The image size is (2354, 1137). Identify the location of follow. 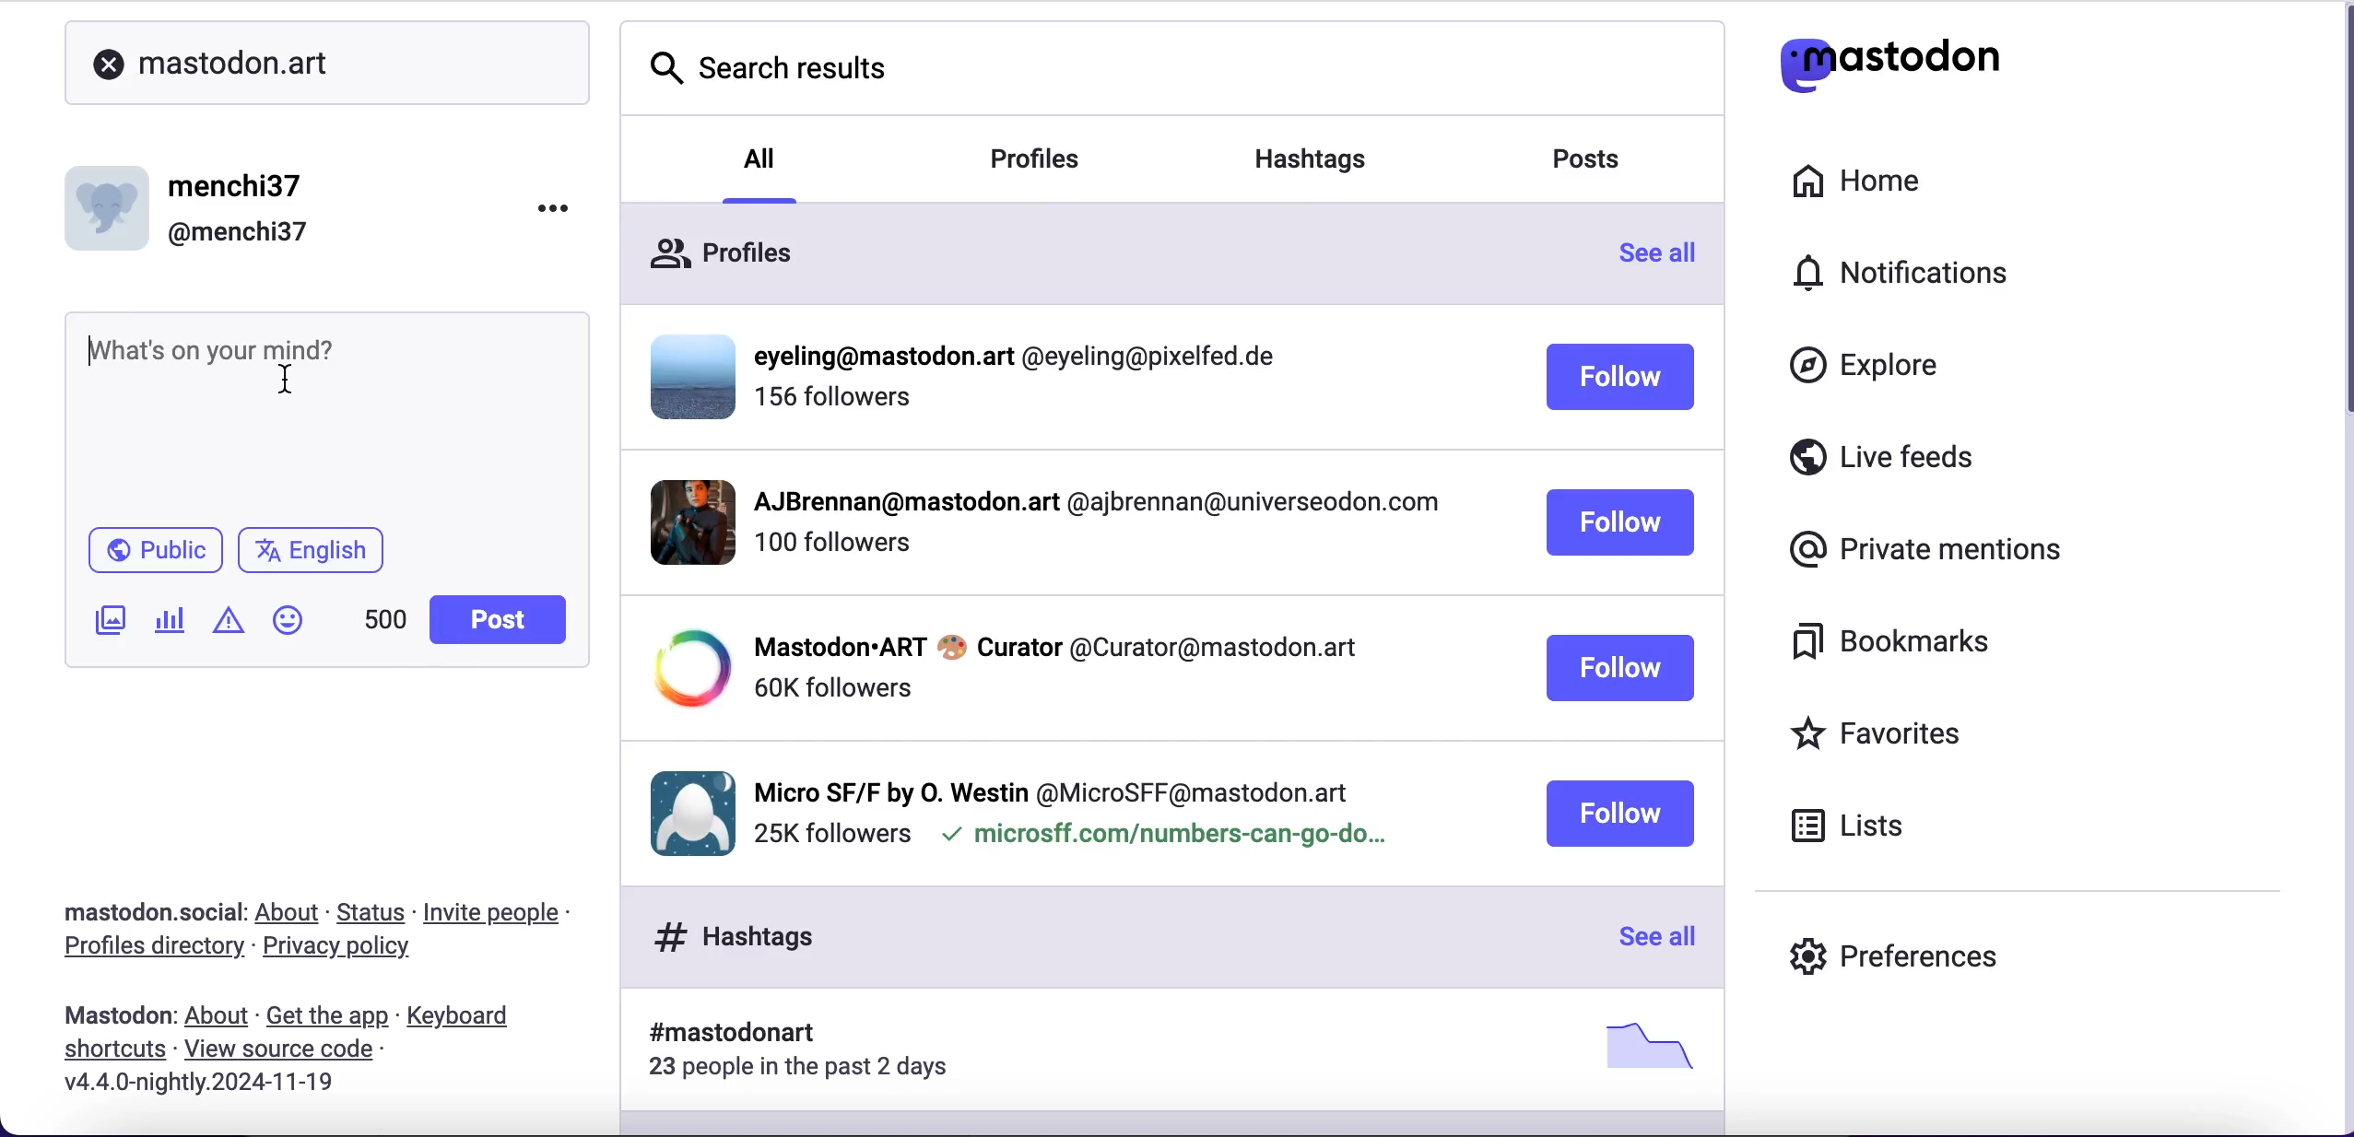
(1624, 667).